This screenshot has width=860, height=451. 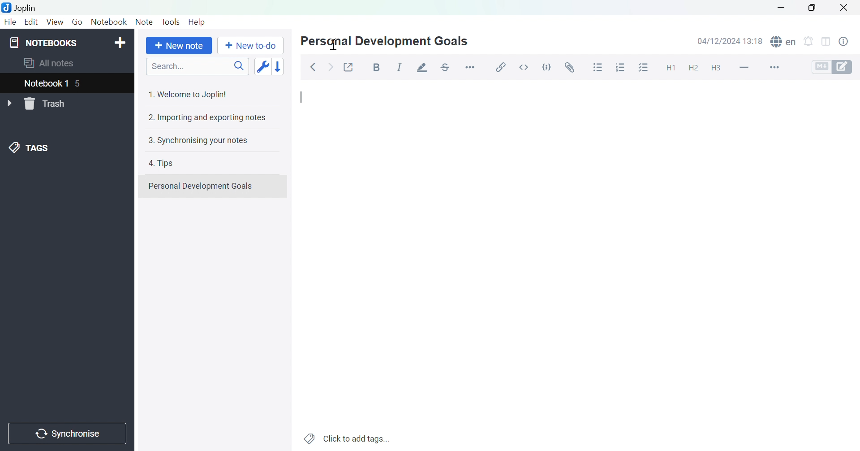 What do you see at coordinates (197, 22) in the screenshot?
I see `Help` at bounding box center [197, 22].